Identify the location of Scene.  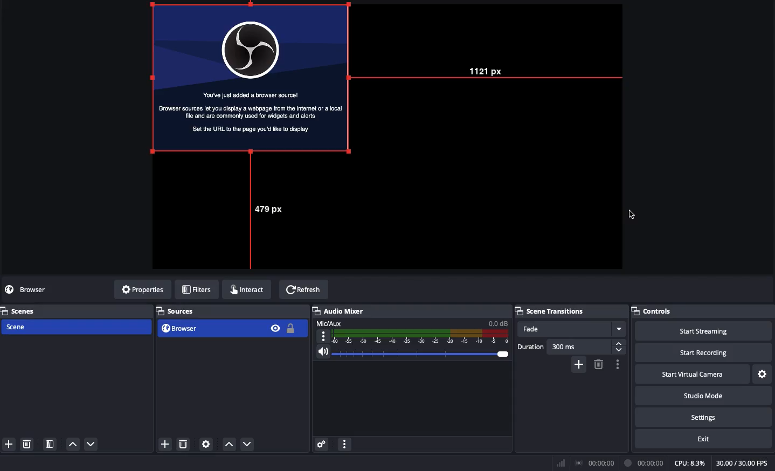
(76, 327).